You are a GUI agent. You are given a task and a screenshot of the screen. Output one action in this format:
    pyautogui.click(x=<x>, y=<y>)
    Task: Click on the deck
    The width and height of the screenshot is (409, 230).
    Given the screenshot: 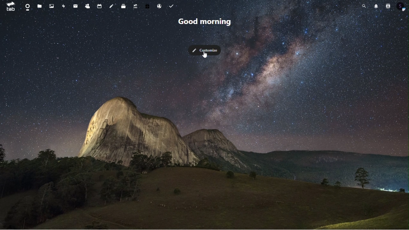 What is the action you would take?
    pyautogui.click(x=123, y=6)
    